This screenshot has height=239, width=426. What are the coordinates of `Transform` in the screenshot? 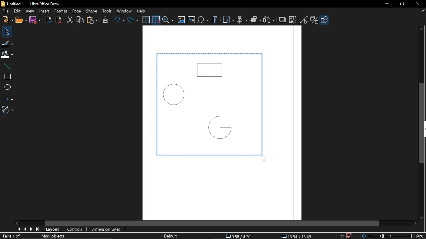 It's located at (228, 20).